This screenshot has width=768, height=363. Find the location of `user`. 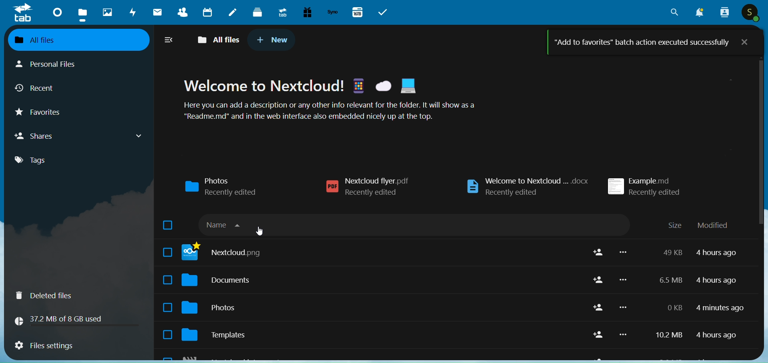

user is located at coordinates (750, 12).